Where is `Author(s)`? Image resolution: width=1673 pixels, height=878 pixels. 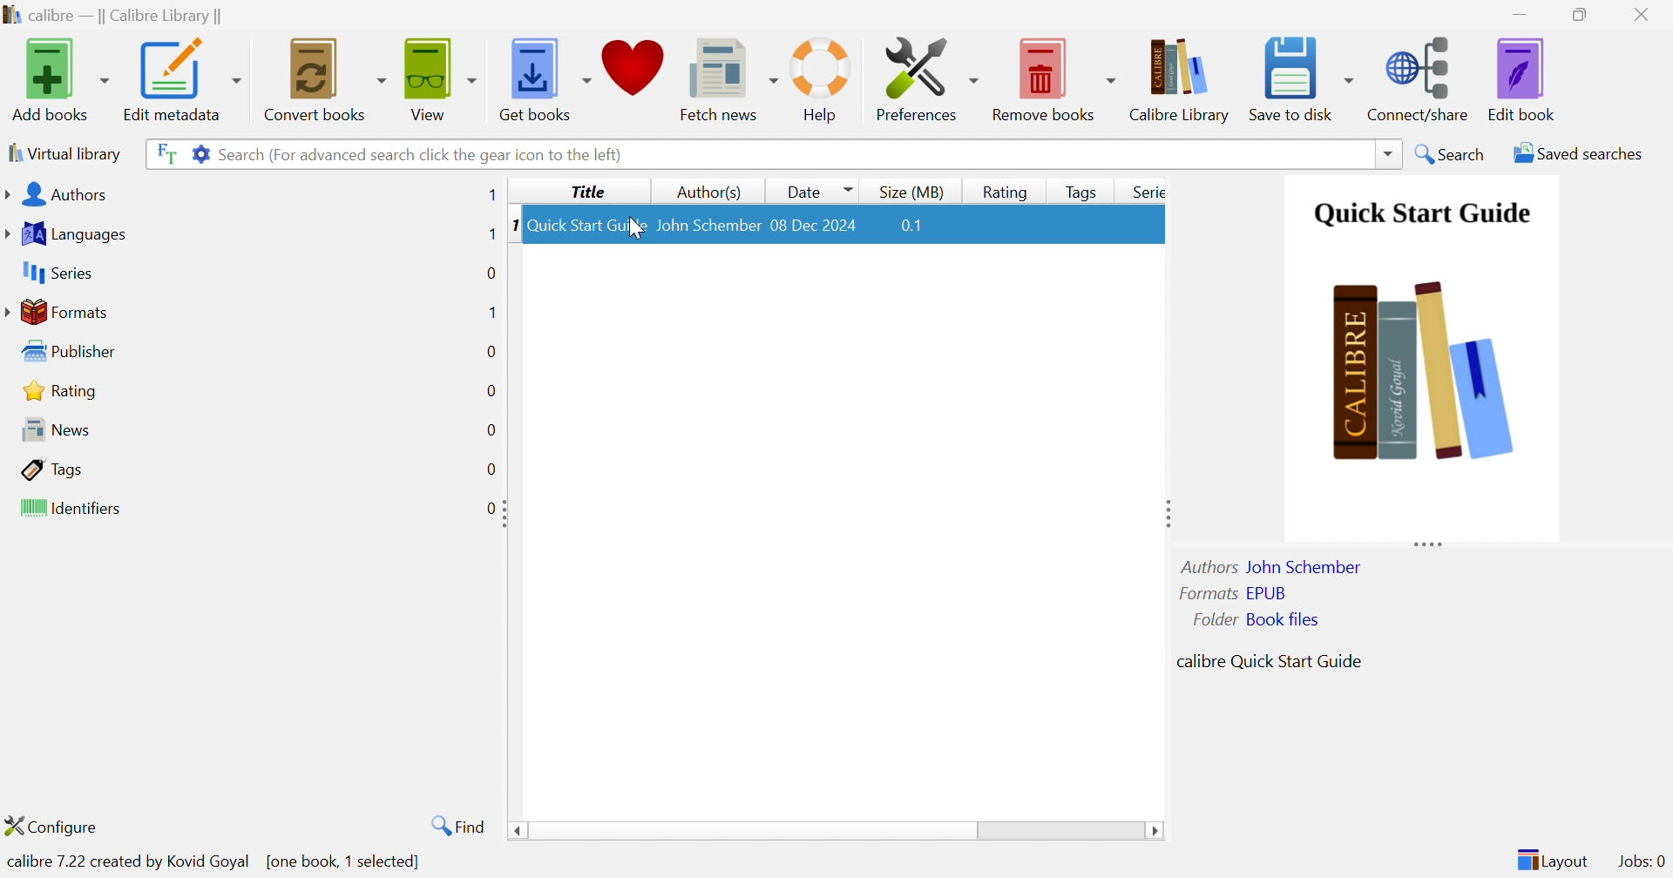
Author(s) is located at coordinates (705, 192).